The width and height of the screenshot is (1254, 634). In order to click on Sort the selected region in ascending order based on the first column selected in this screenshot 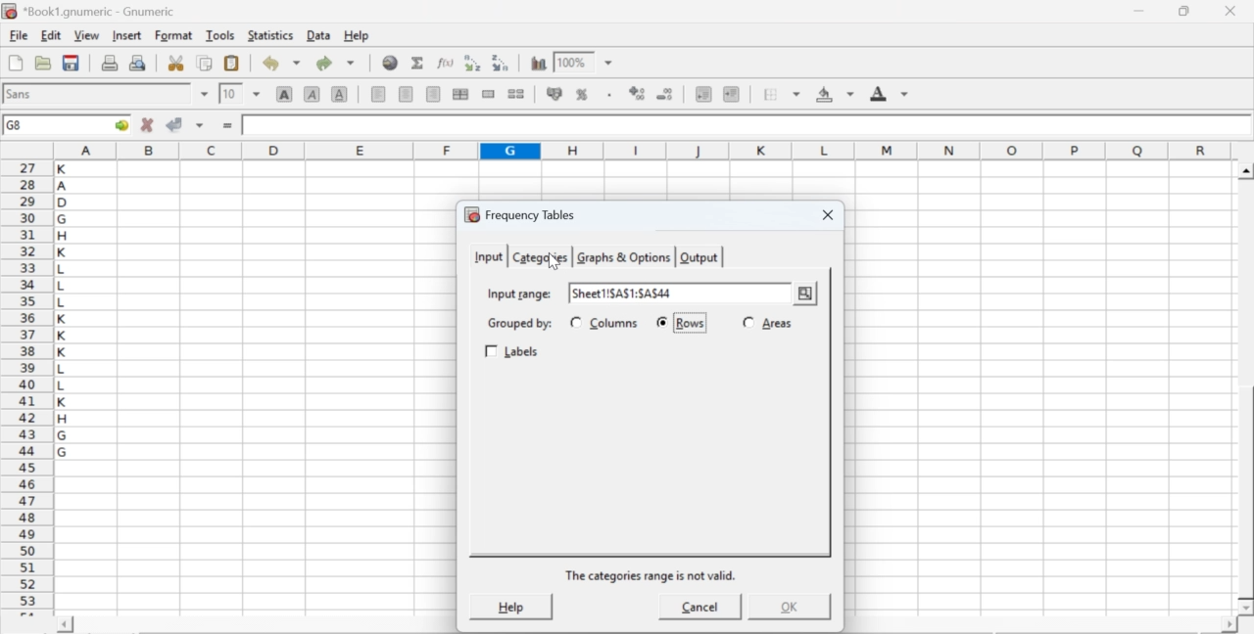, I will do `click(475, 63)`.